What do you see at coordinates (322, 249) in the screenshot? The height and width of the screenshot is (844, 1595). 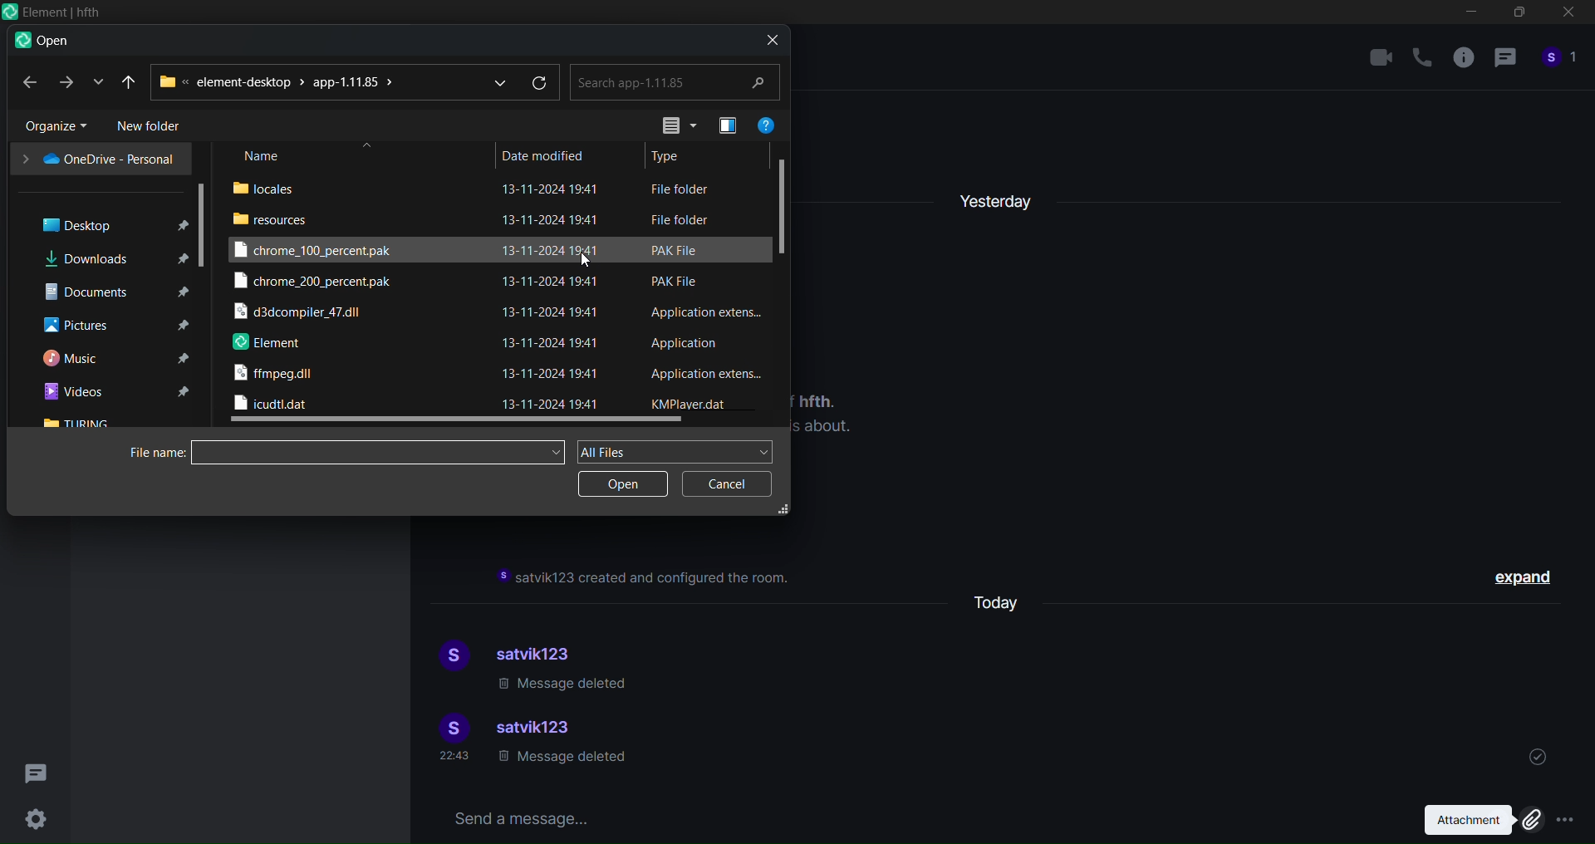 I see `chrome 100` at bounding box center [322, 249].